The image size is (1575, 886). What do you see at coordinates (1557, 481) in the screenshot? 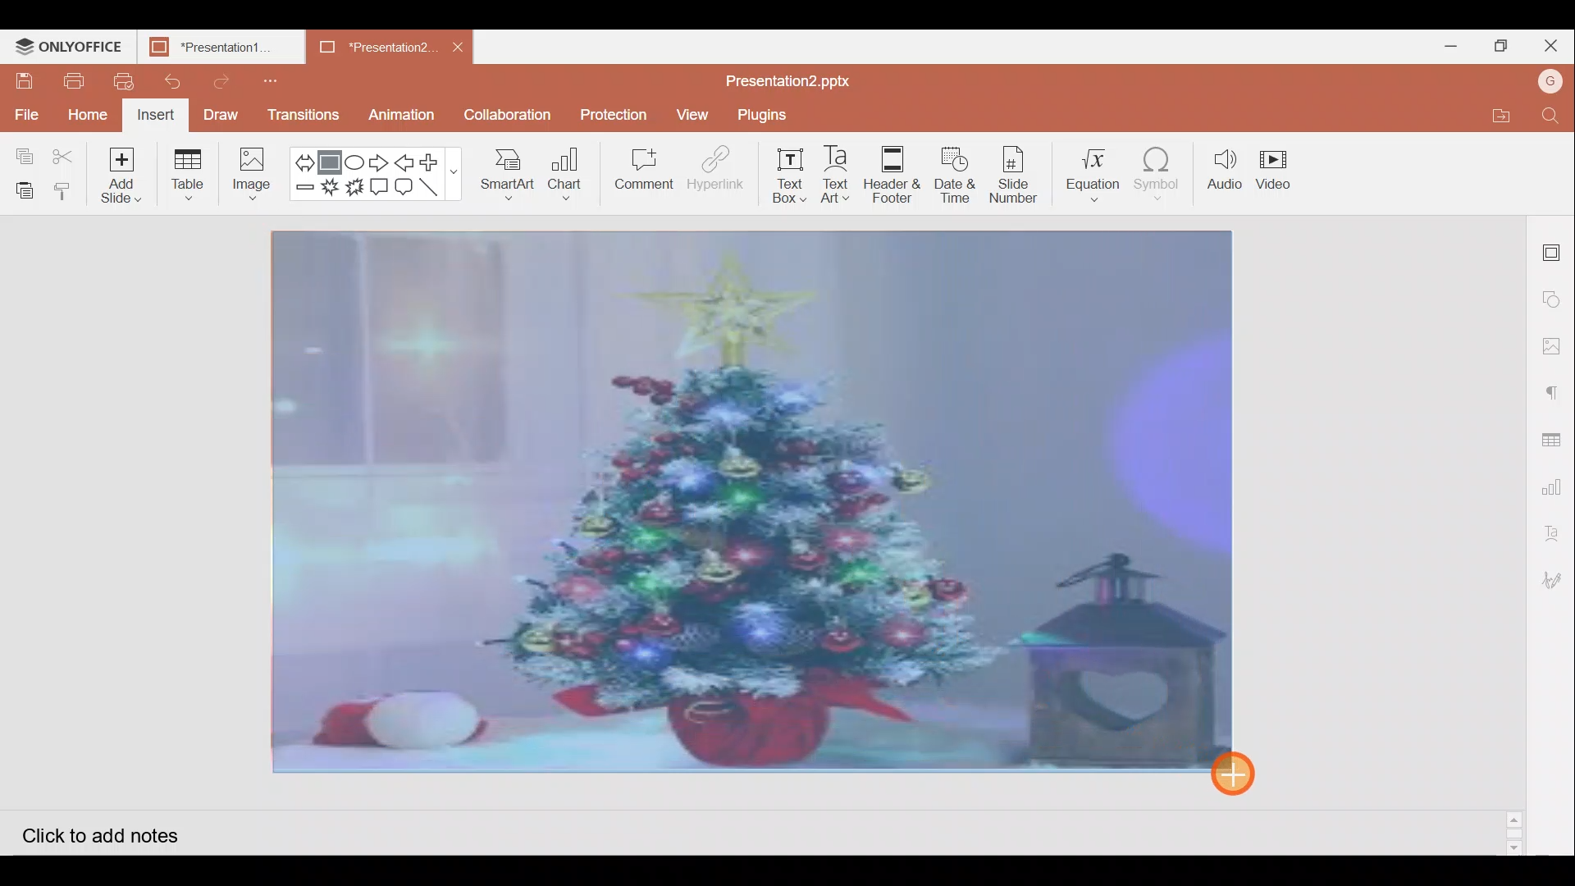
I see `Chart settings` at bounding box center [1557, 481].